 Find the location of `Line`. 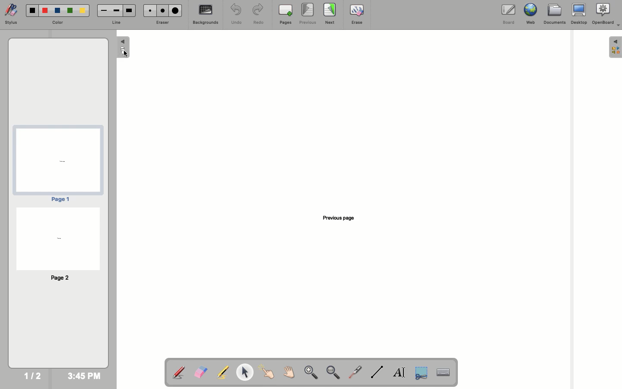

Line is located at coordinates (114, 23).